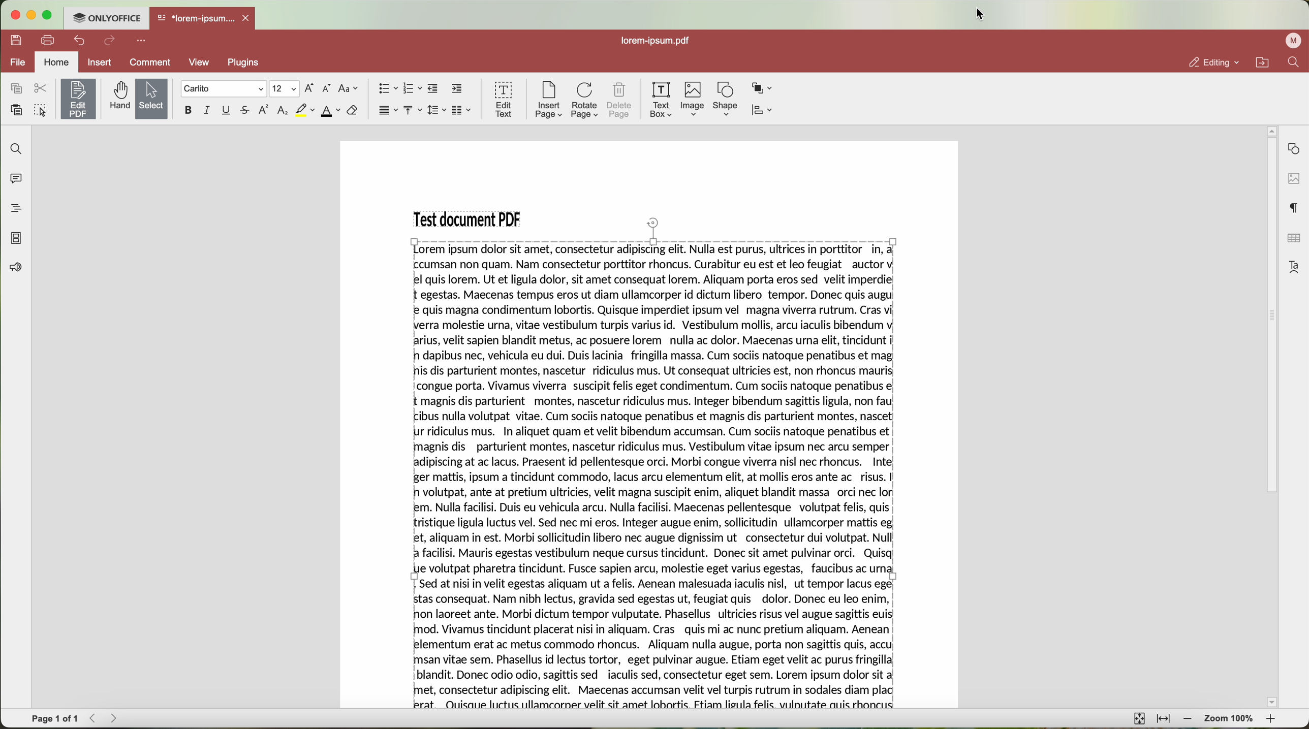  Describe the element at coordinates (16, 149) in the screenshot. I see `find` at that location.